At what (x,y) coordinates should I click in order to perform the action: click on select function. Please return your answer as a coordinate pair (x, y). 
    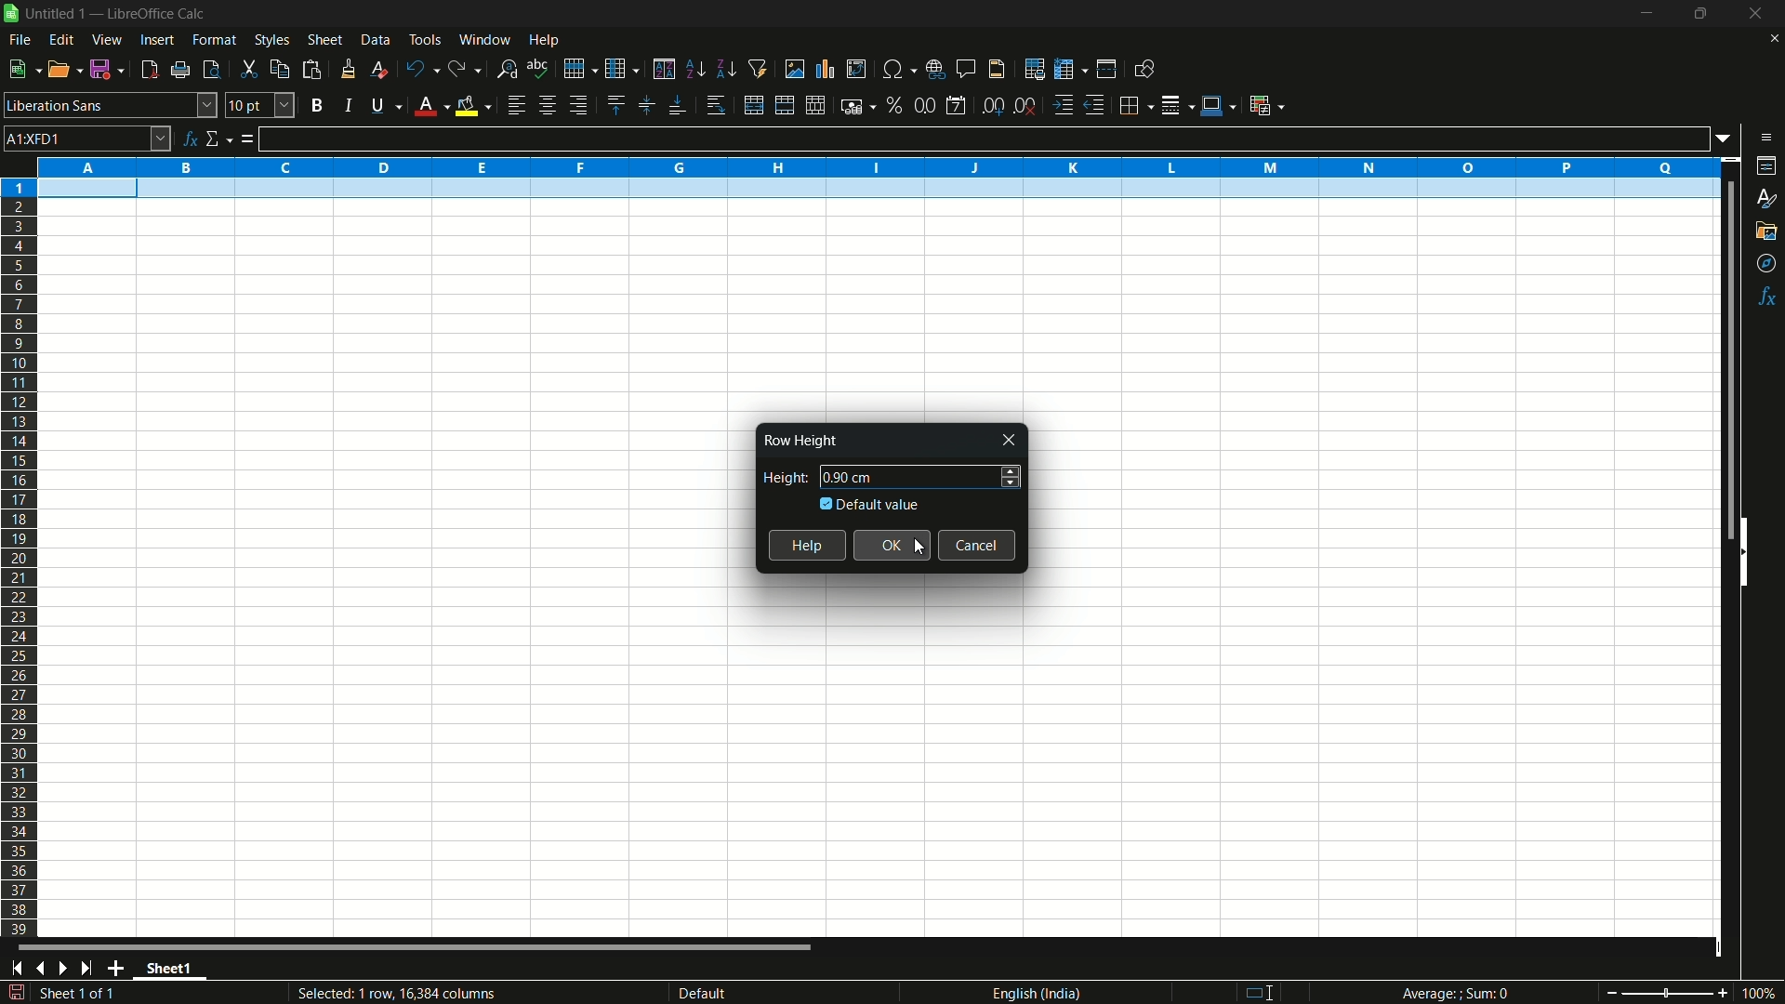
    Looking at the image, I should click on (218, 139).